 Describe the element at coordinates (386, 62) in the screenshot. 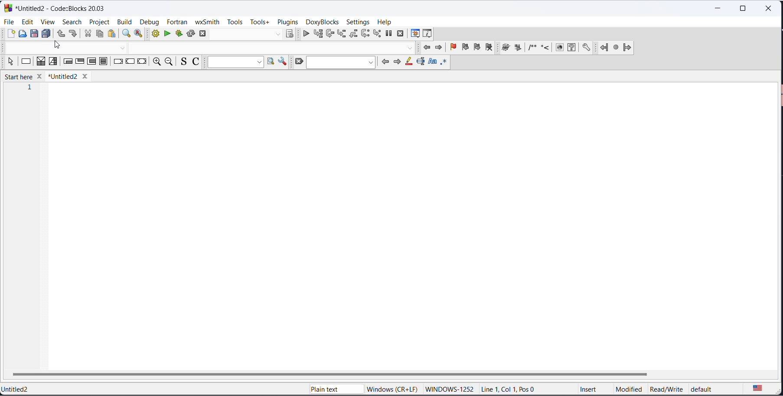

I see `previous` at that location.